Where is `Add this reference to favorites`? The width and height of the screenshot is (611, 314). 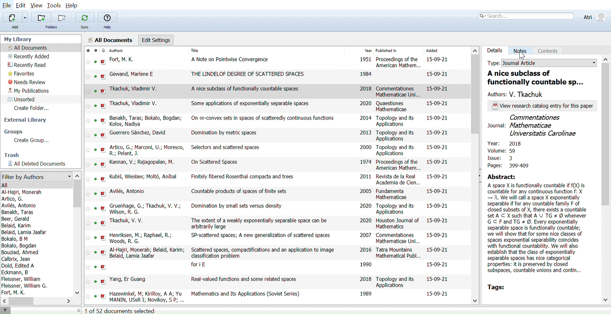 Add this reference to favorites is located at coordinates (88, 252).